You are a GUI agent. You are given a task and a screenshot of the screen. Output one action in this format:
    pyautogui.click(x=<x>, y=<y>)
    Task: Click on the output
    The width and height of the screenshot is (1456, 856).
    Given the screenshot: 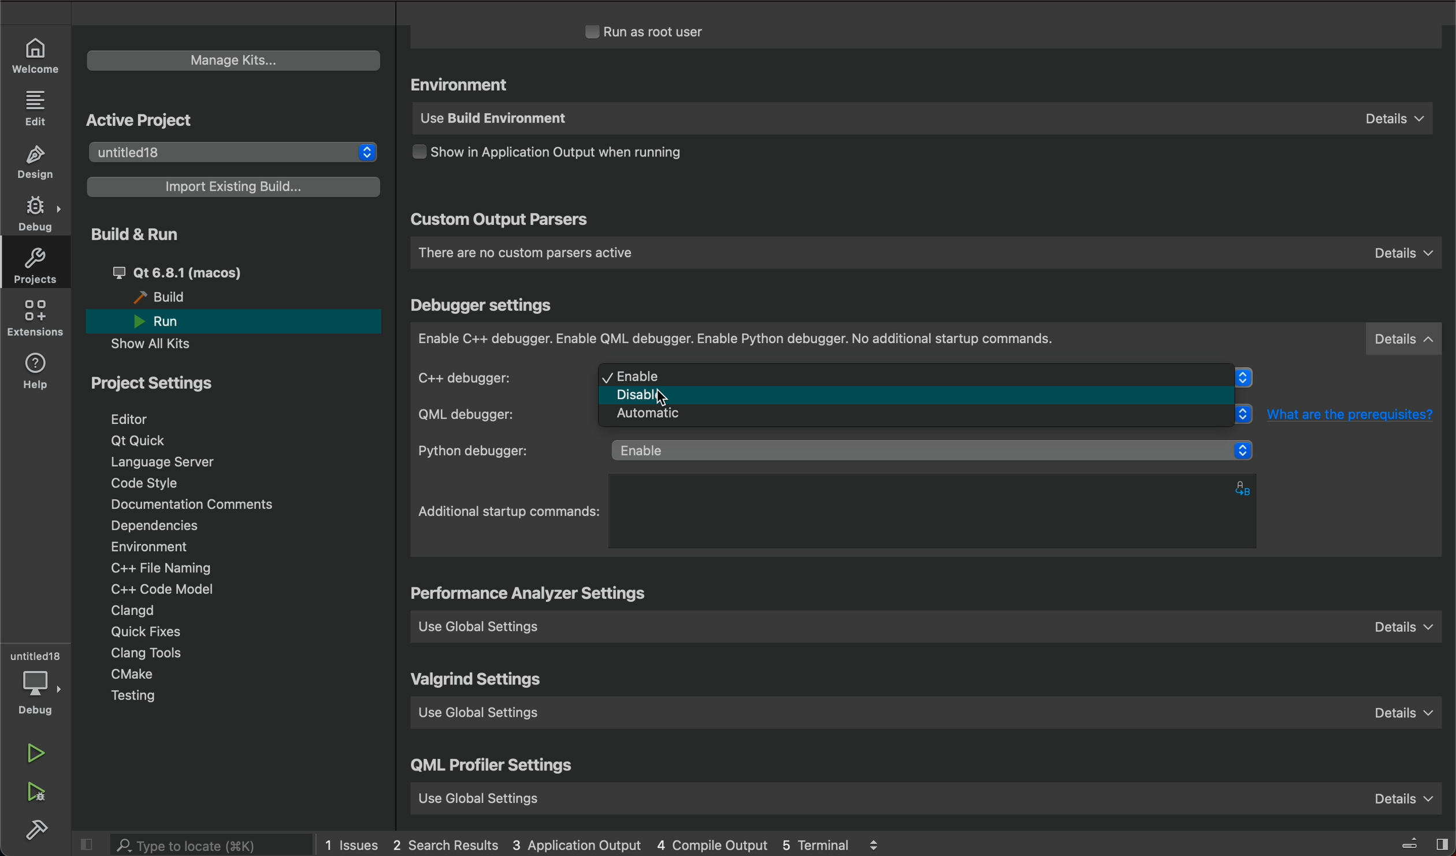 What is the action you would take?
    pyautogui.click(x=567, y=155)
    